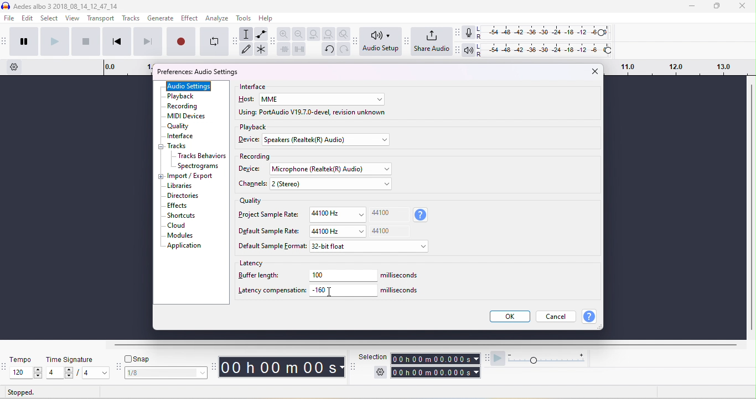  Describe the element at coordinates (498, 359) in the screenshot. I see `play at speed/ play at speed once` at that location.